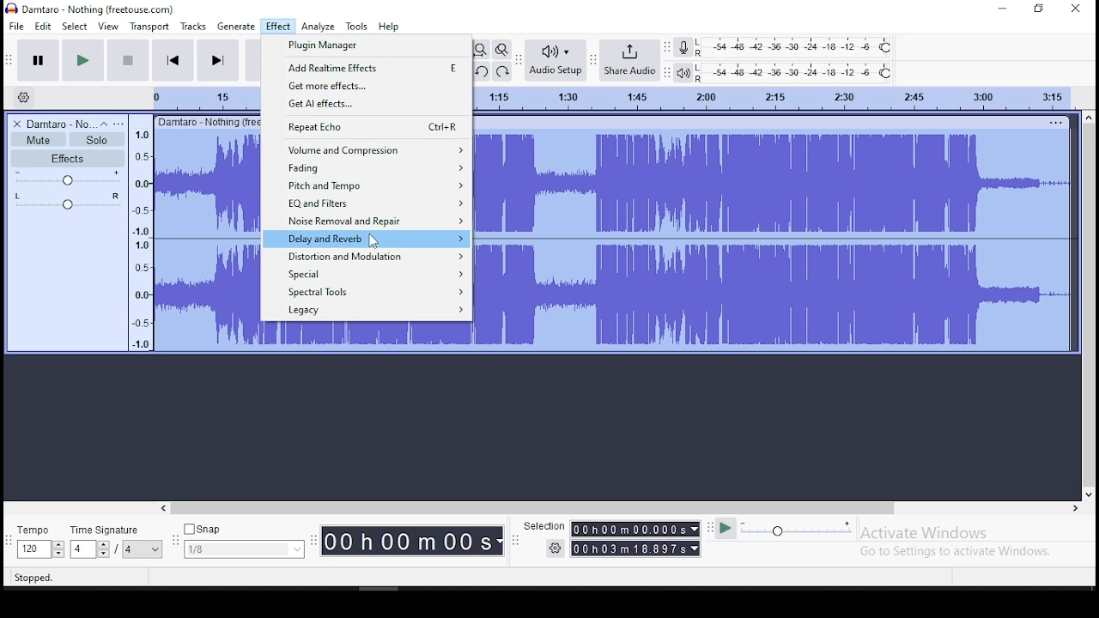 The image size is (1099, 618). Describe the element at coordinates (665, 73) in the screenshot. I see `` at that location.